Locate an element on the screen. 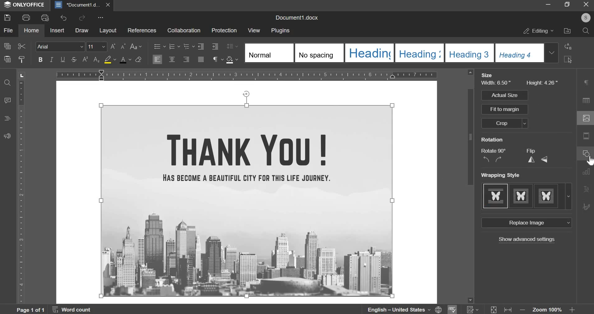 The image size is (594, 314). line spacing is located at coordinates (233, 46).